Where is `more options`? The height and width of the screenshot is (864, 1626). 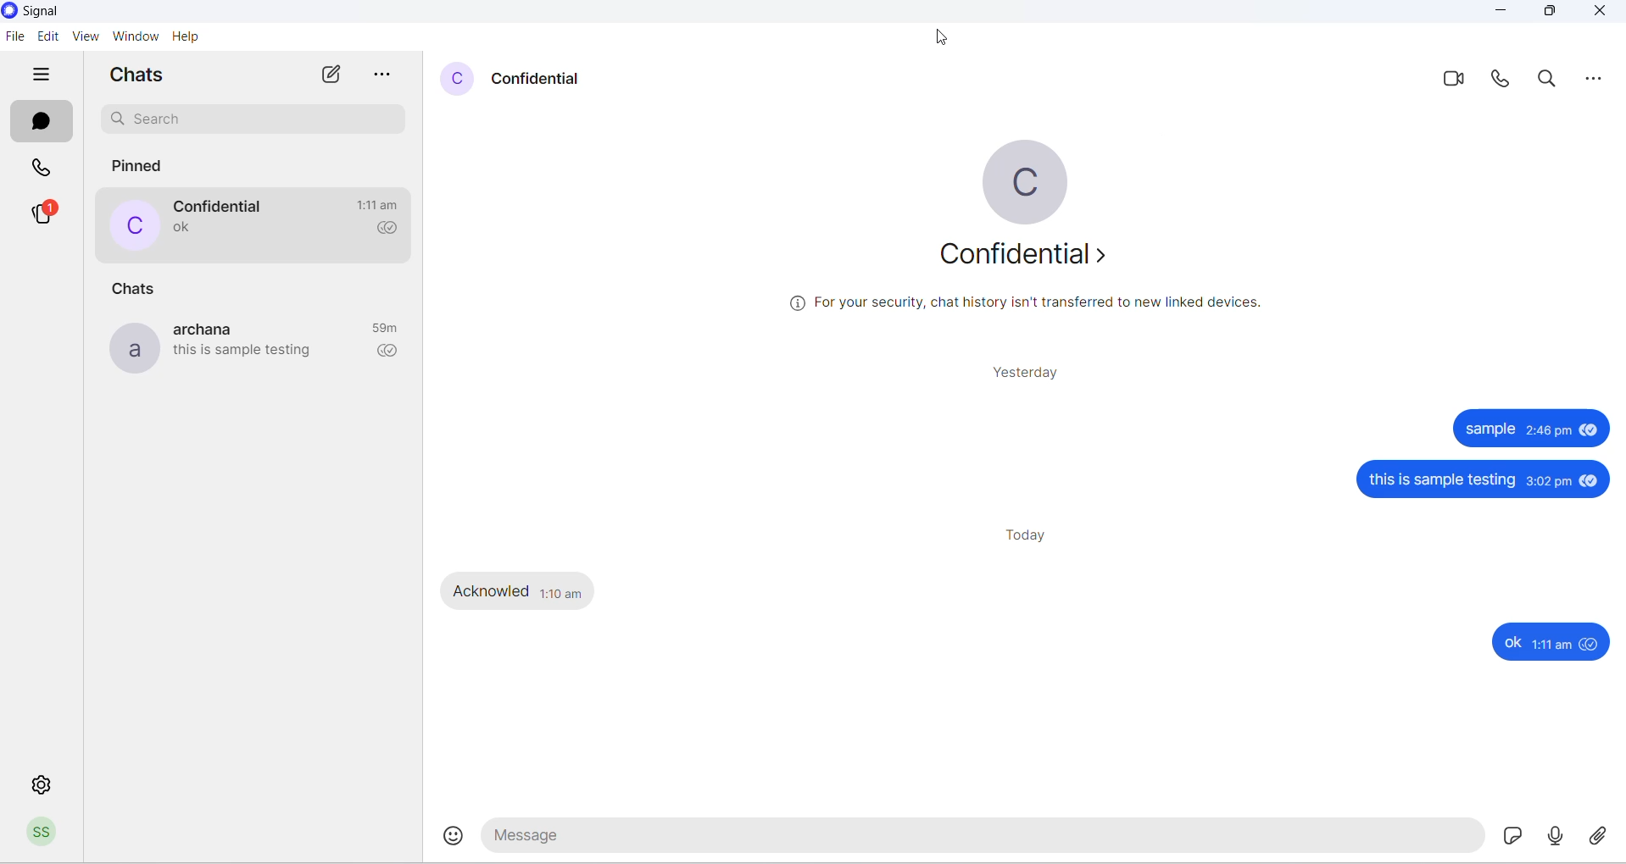
more options is located at coordinates (1599, 81).